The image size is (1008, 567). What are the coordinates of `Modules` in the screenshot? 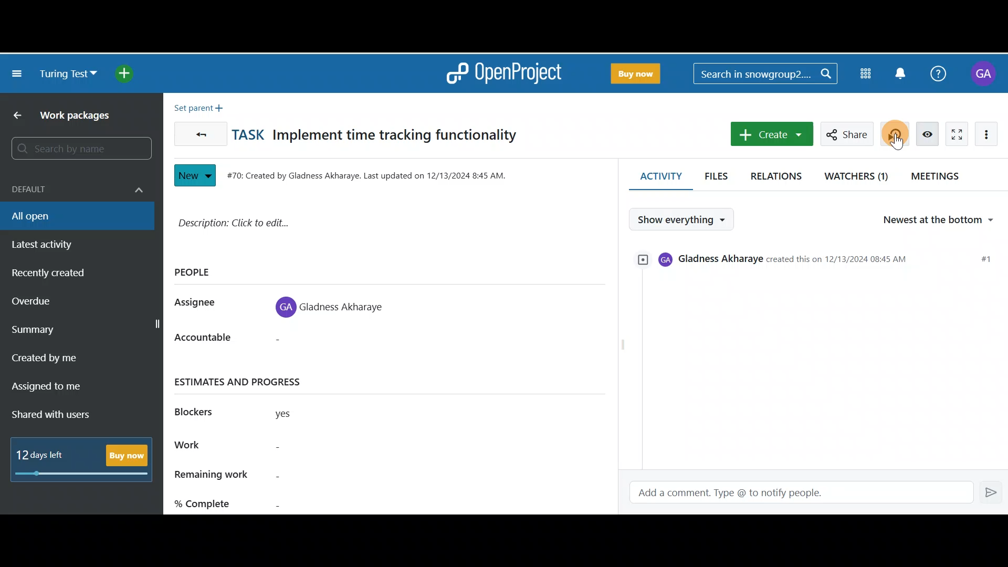 It's located at (867, 72).